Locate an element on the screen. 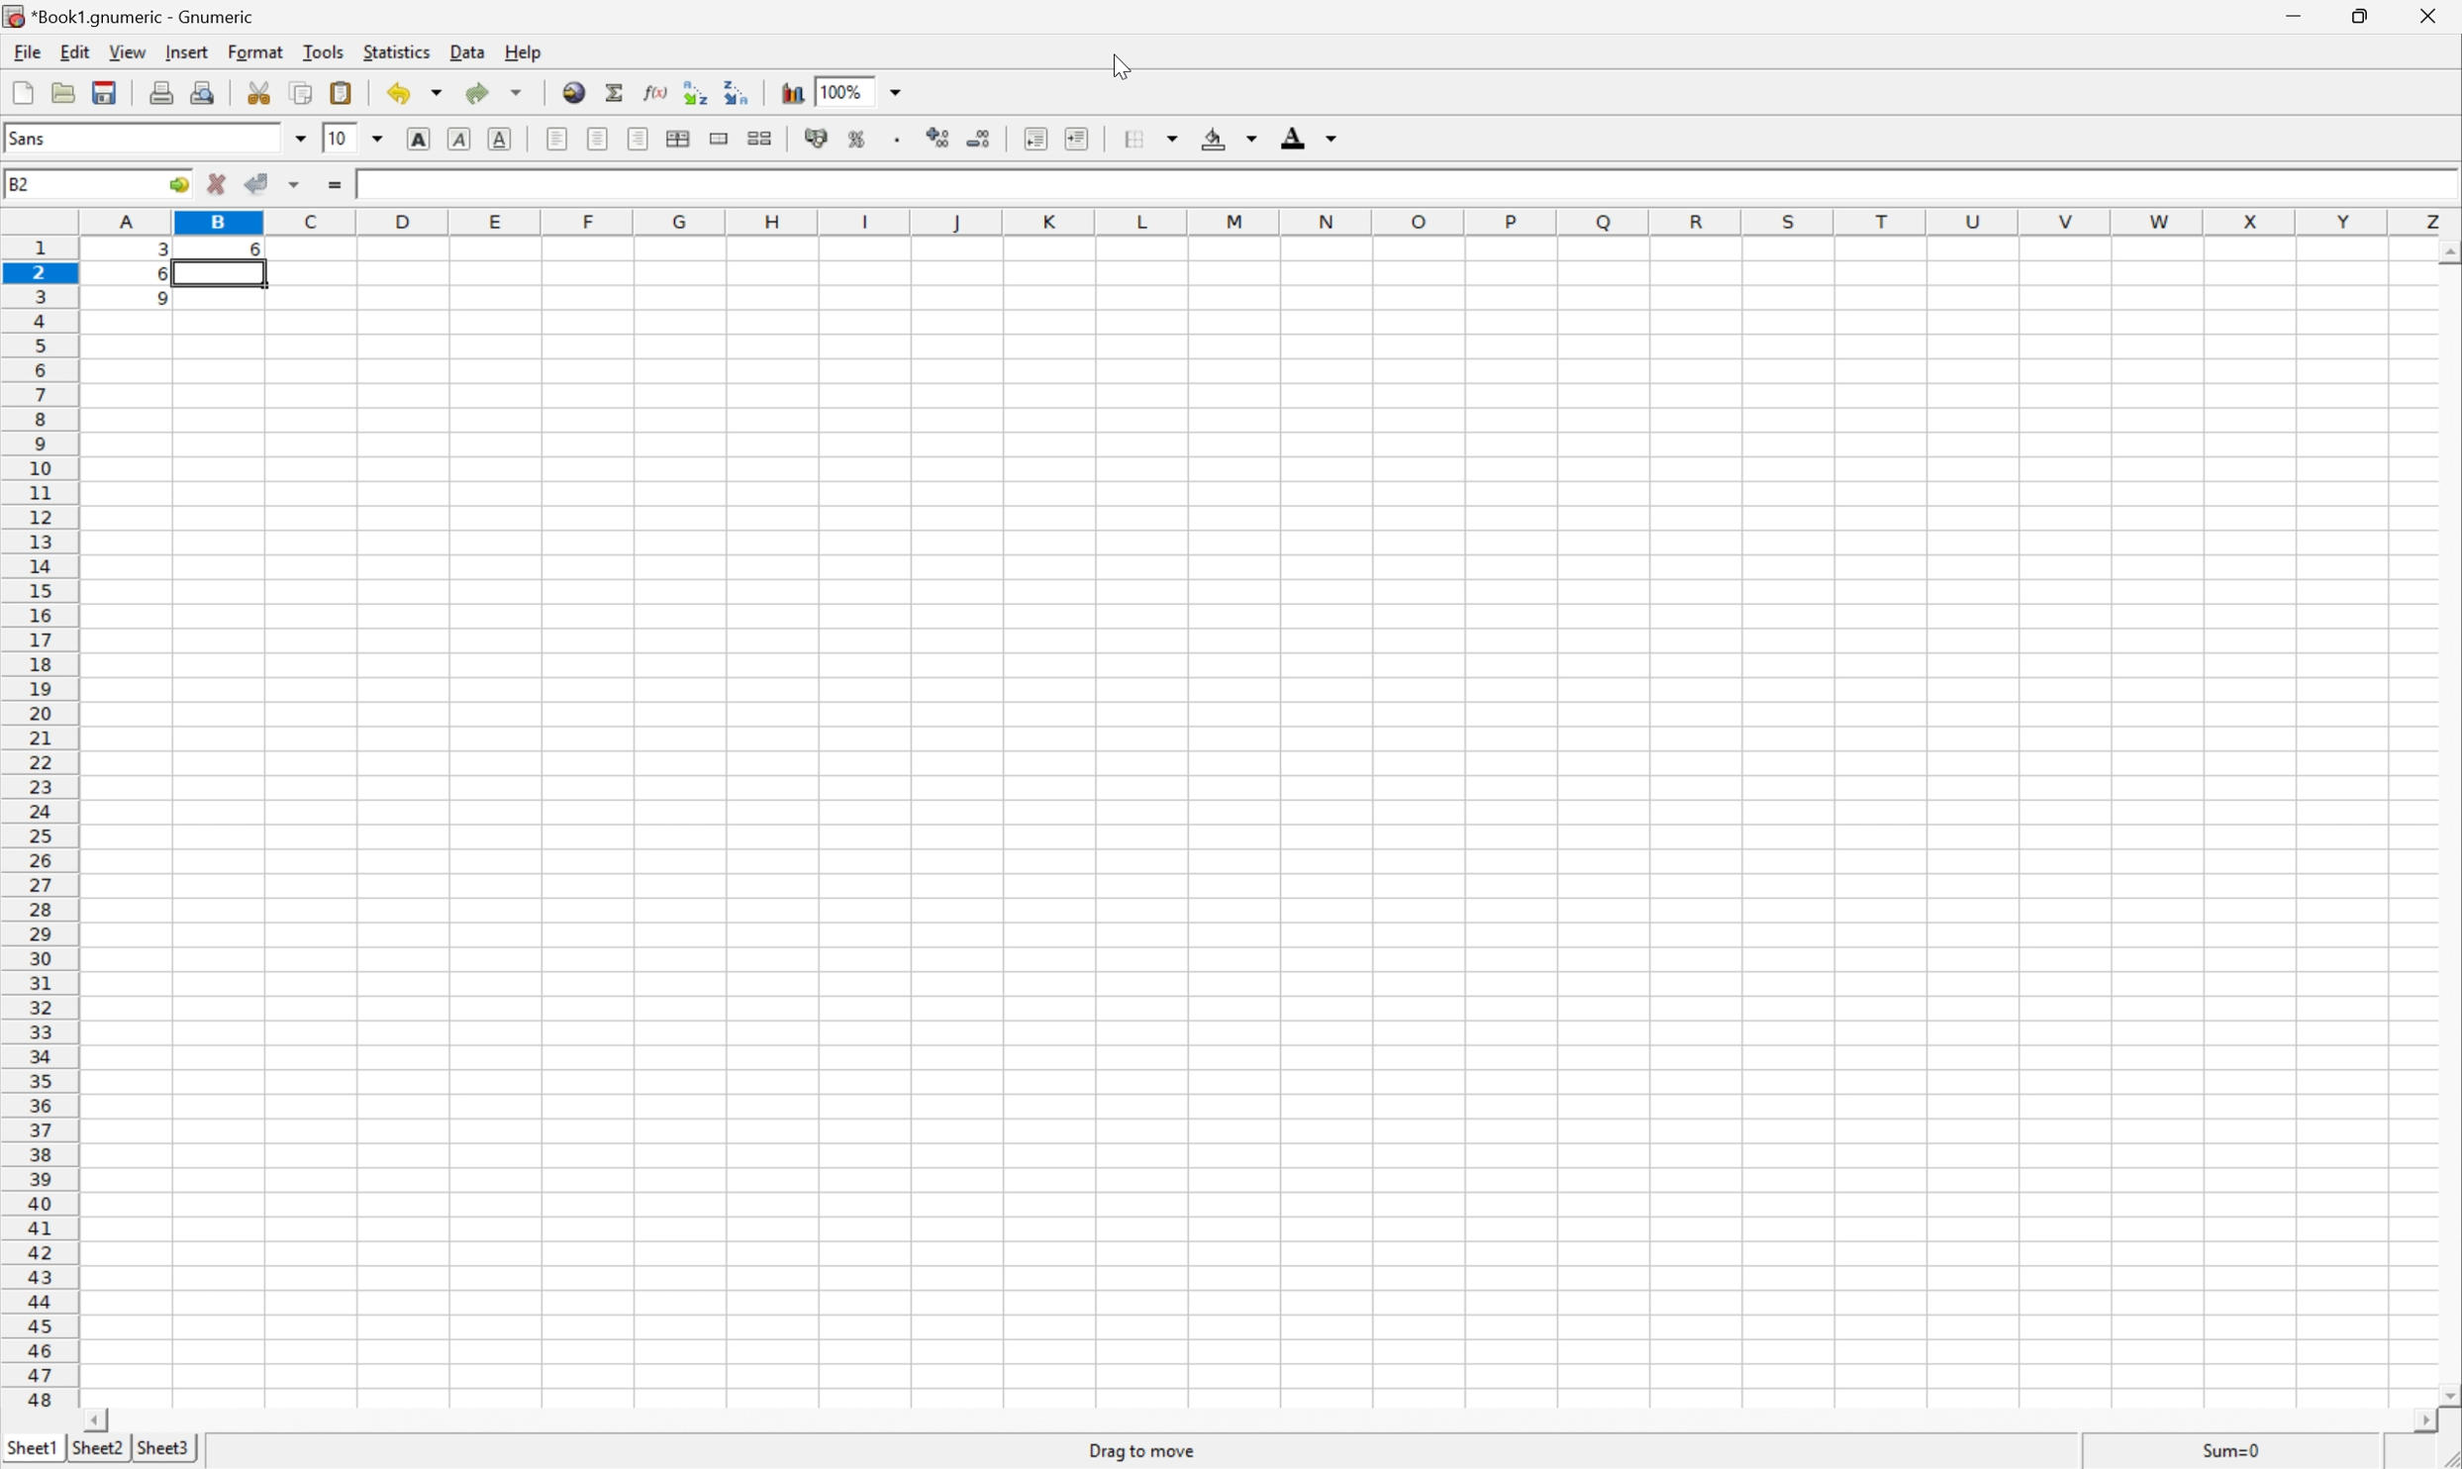  Drop Down is located at coordinates (901, 90).